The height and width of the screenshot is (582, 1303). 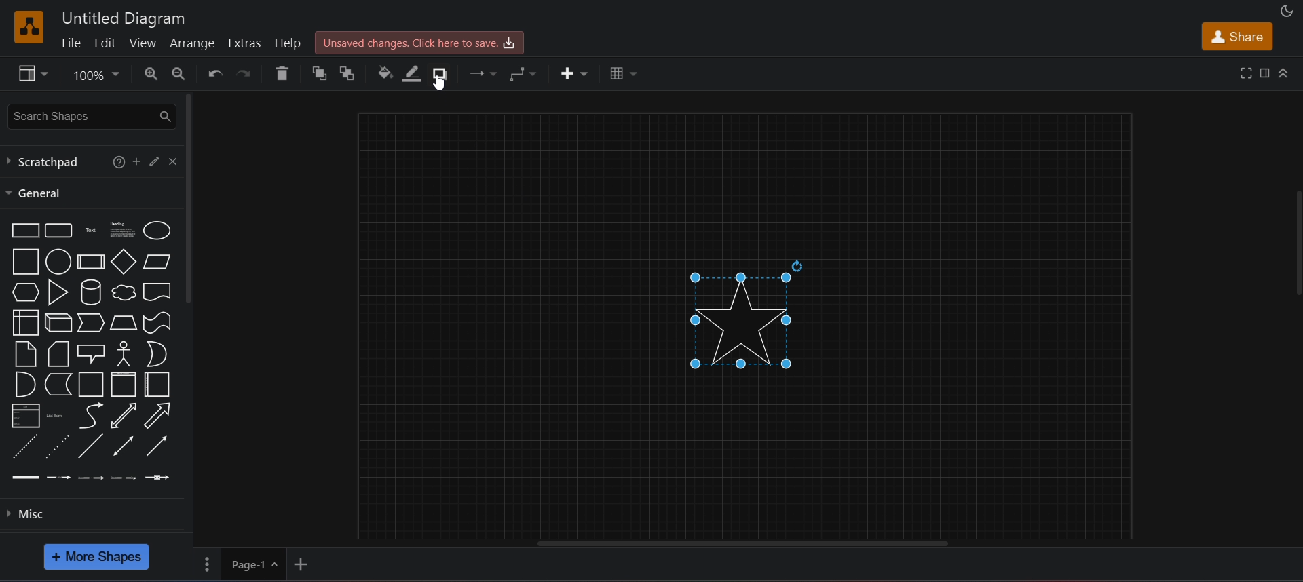 What do you see at coordinates (145, 75) in the screenshot?
I see `zoom in` at bounding box center [145, 75].